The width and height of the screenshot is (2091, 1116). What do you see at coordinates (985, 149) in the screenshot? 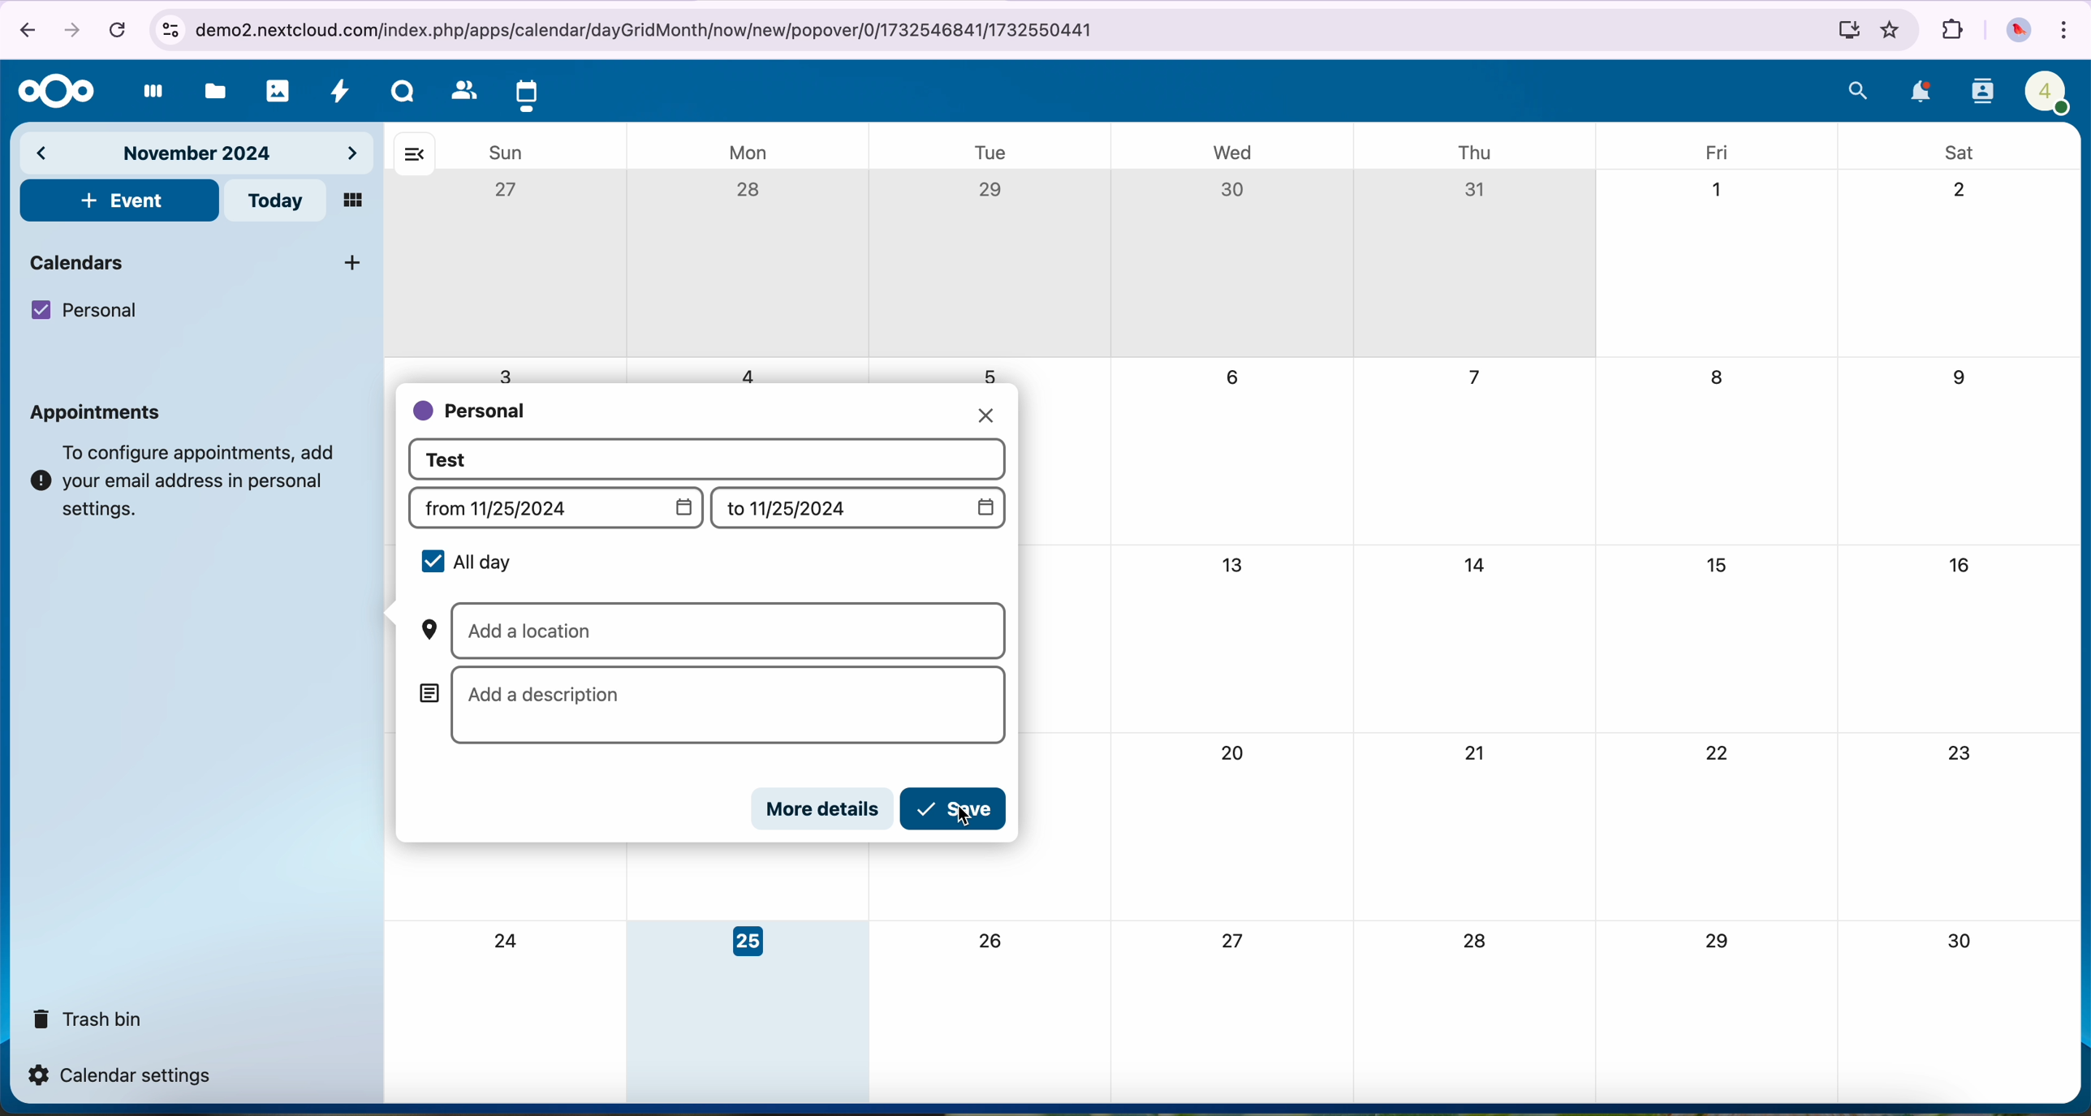
I see `tue` at bounding box center [985, 149].